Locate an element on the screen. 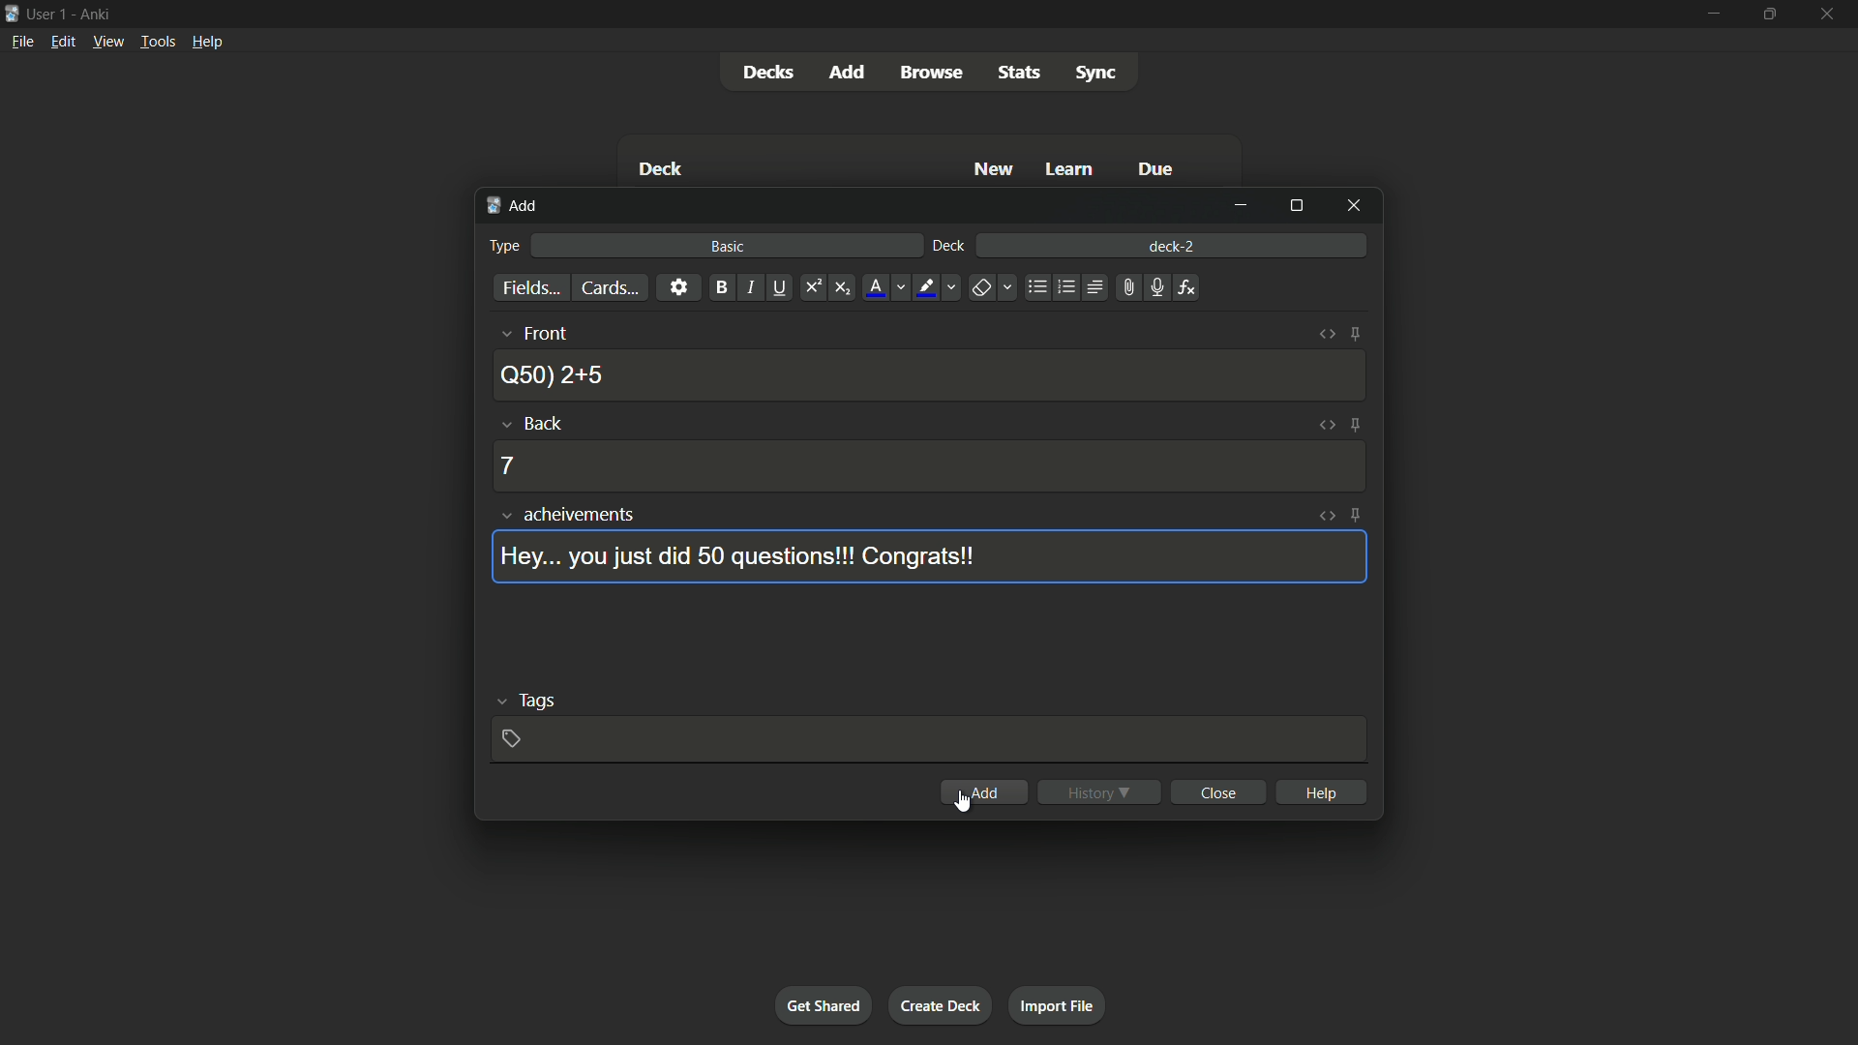 The image size is (1858, 1045). deck is located at coordinates (948, 247).